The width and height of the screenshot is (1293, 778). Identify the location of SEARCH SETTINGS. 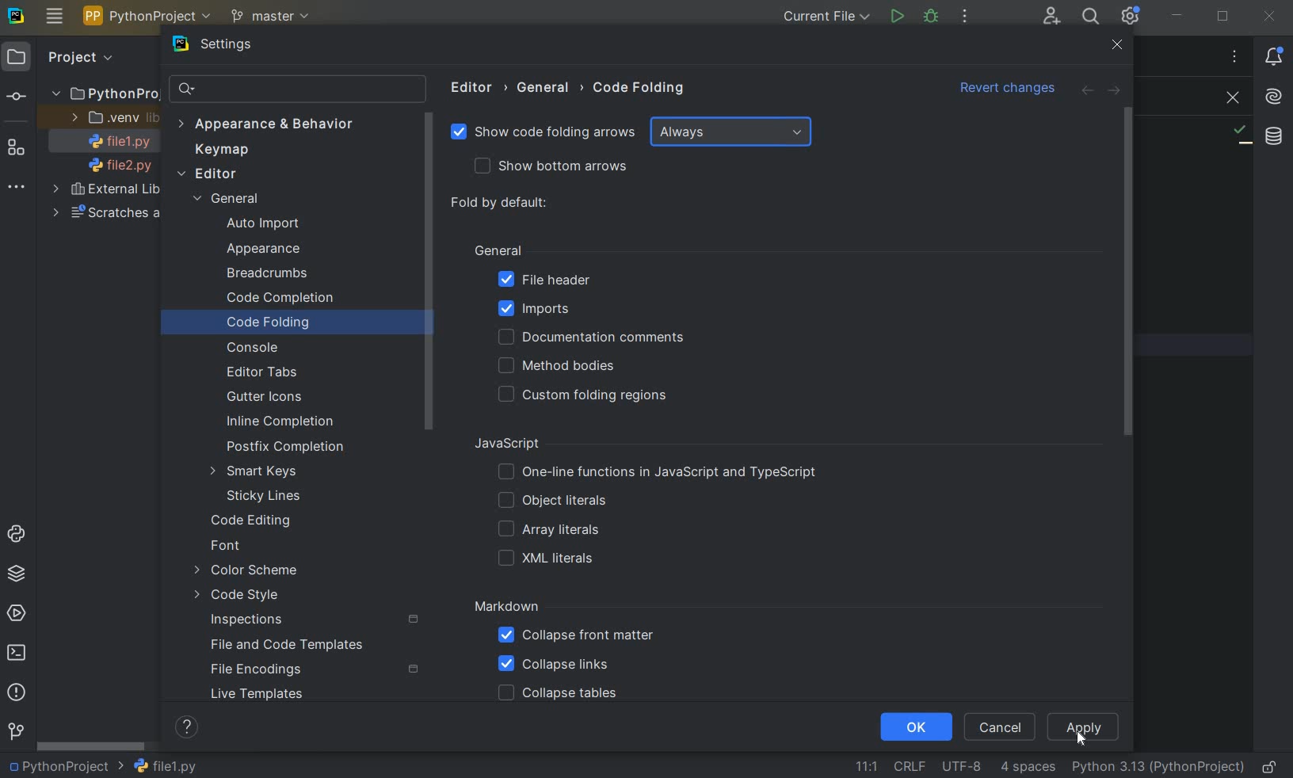
(296, 90).